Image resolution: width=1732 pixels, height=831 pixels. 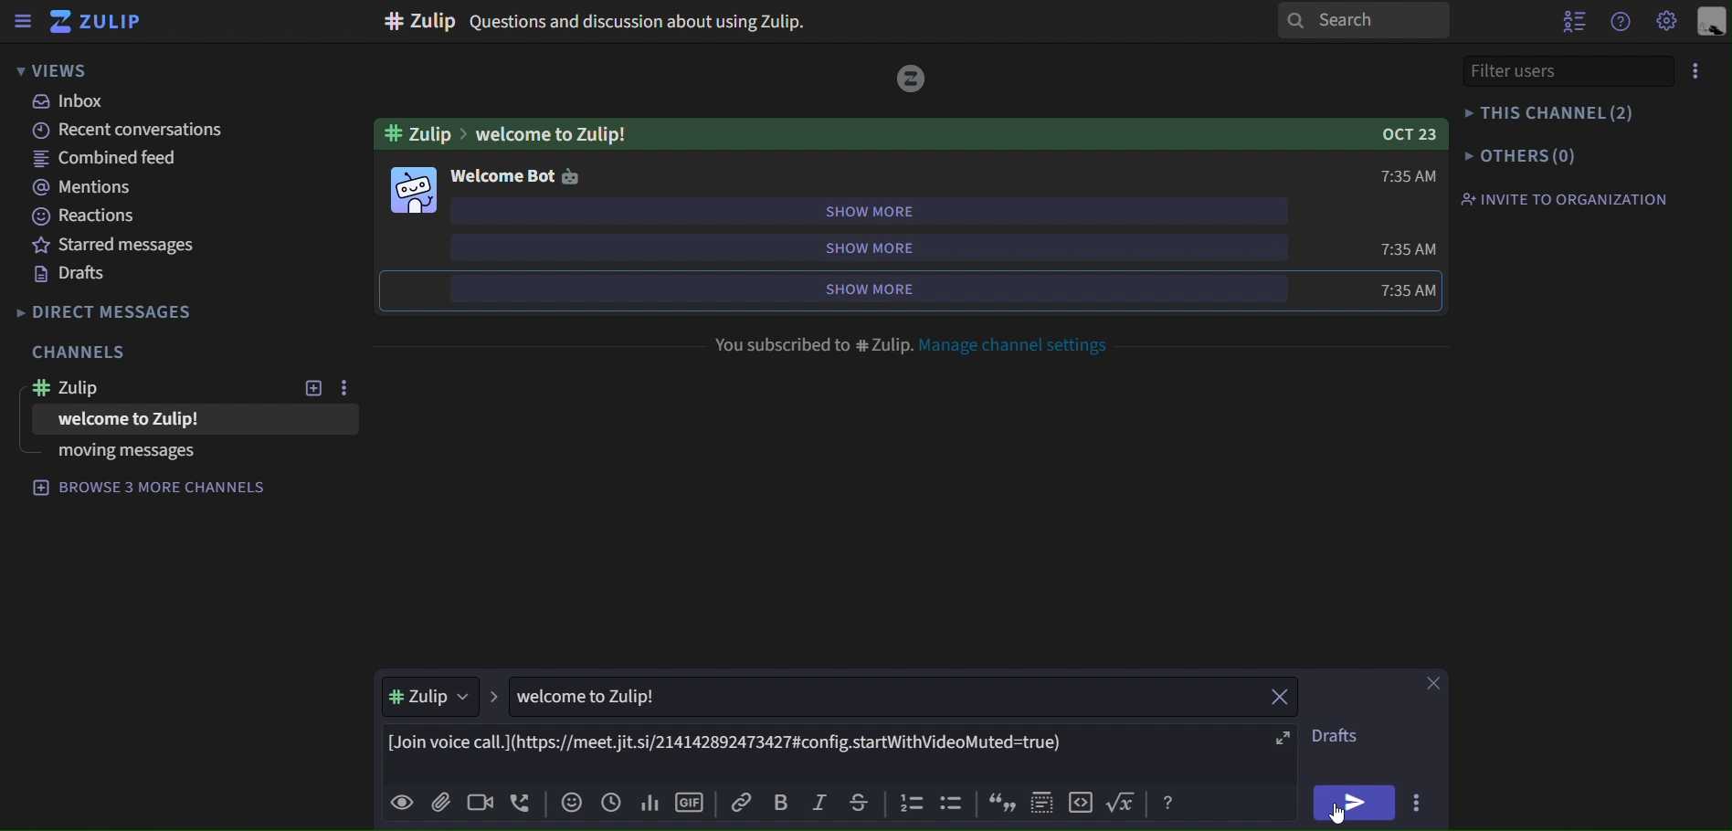 What do you see at coordinates (1411, 800) in the screenshot?
I see `more aactions` at bounding box center [1411, 800].